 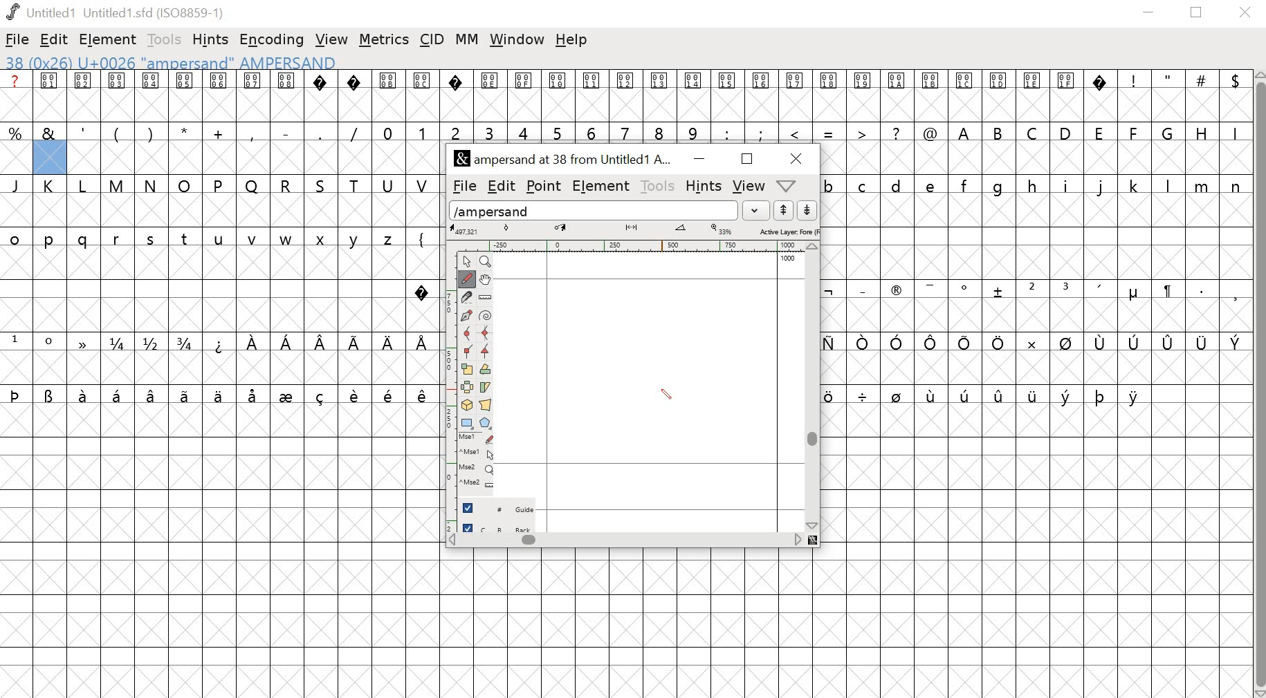 What do you see at coordinates (285, 131) in the screenshot?
I see `-` at bounding box center [285, 131].